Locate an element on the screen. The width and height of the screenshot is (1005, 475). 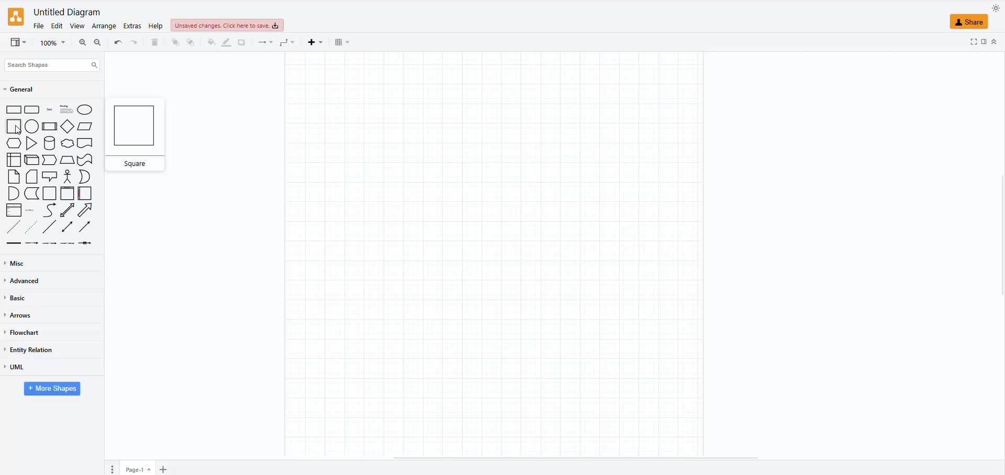
page 1 is located at coordinates (138, 470).